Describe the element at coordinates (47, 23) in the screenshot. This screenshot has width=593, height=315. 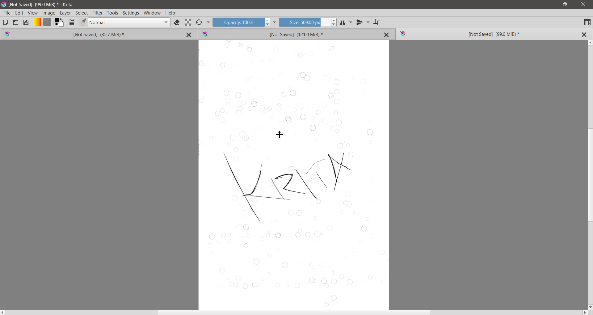
I see `Fill Patterns` at that location.